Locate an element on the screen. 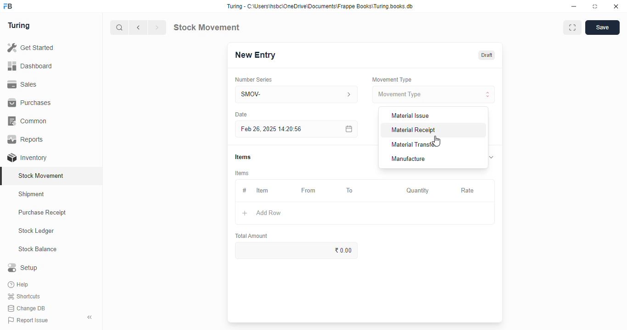 The width and height of the screenshot is (627, 330). rate is located at coordinates (468, 191).